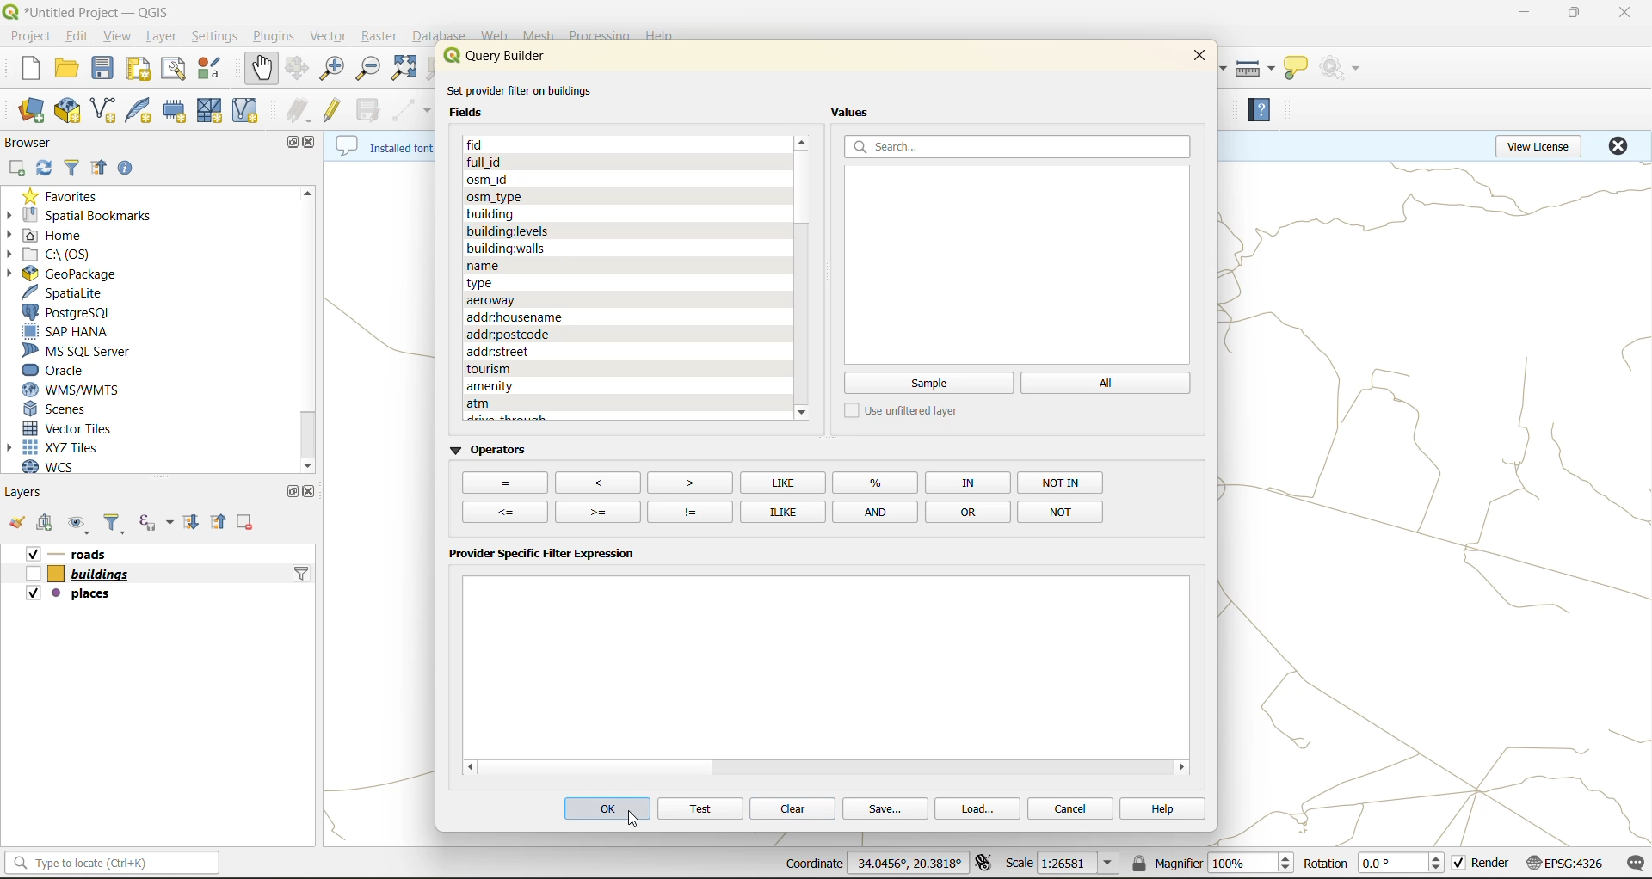 The height and width of the screenshot is (879, 1652). Describe the element at coordinates (73, 332) in the screenshot. I see `sap hana` at that location.